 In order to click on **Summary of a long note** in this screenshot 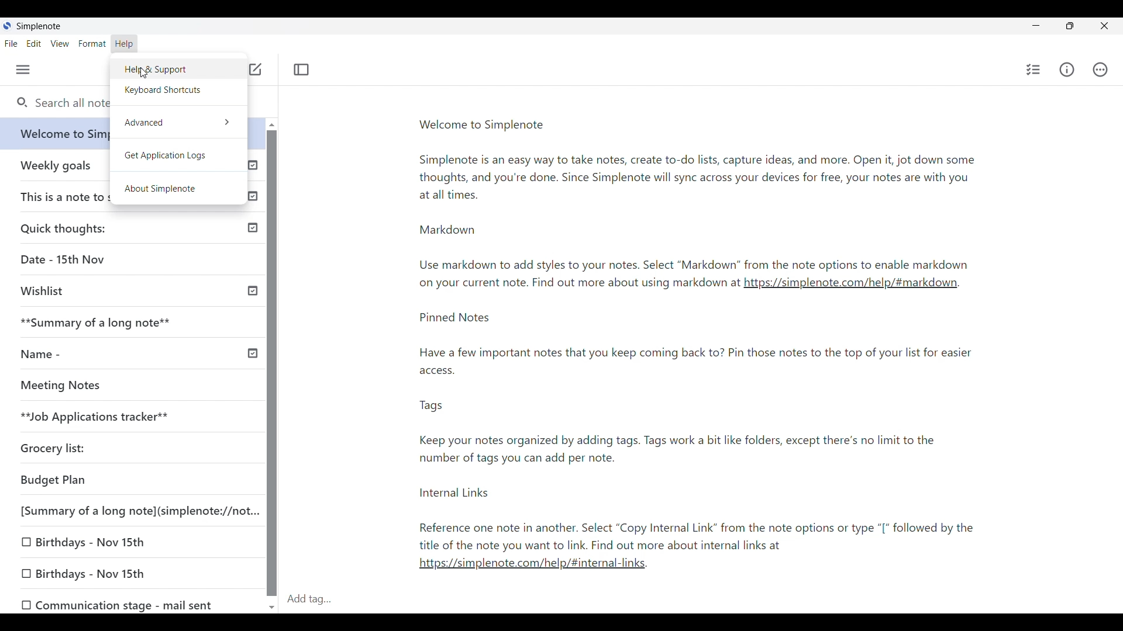, I will do `click(98, 323)`.